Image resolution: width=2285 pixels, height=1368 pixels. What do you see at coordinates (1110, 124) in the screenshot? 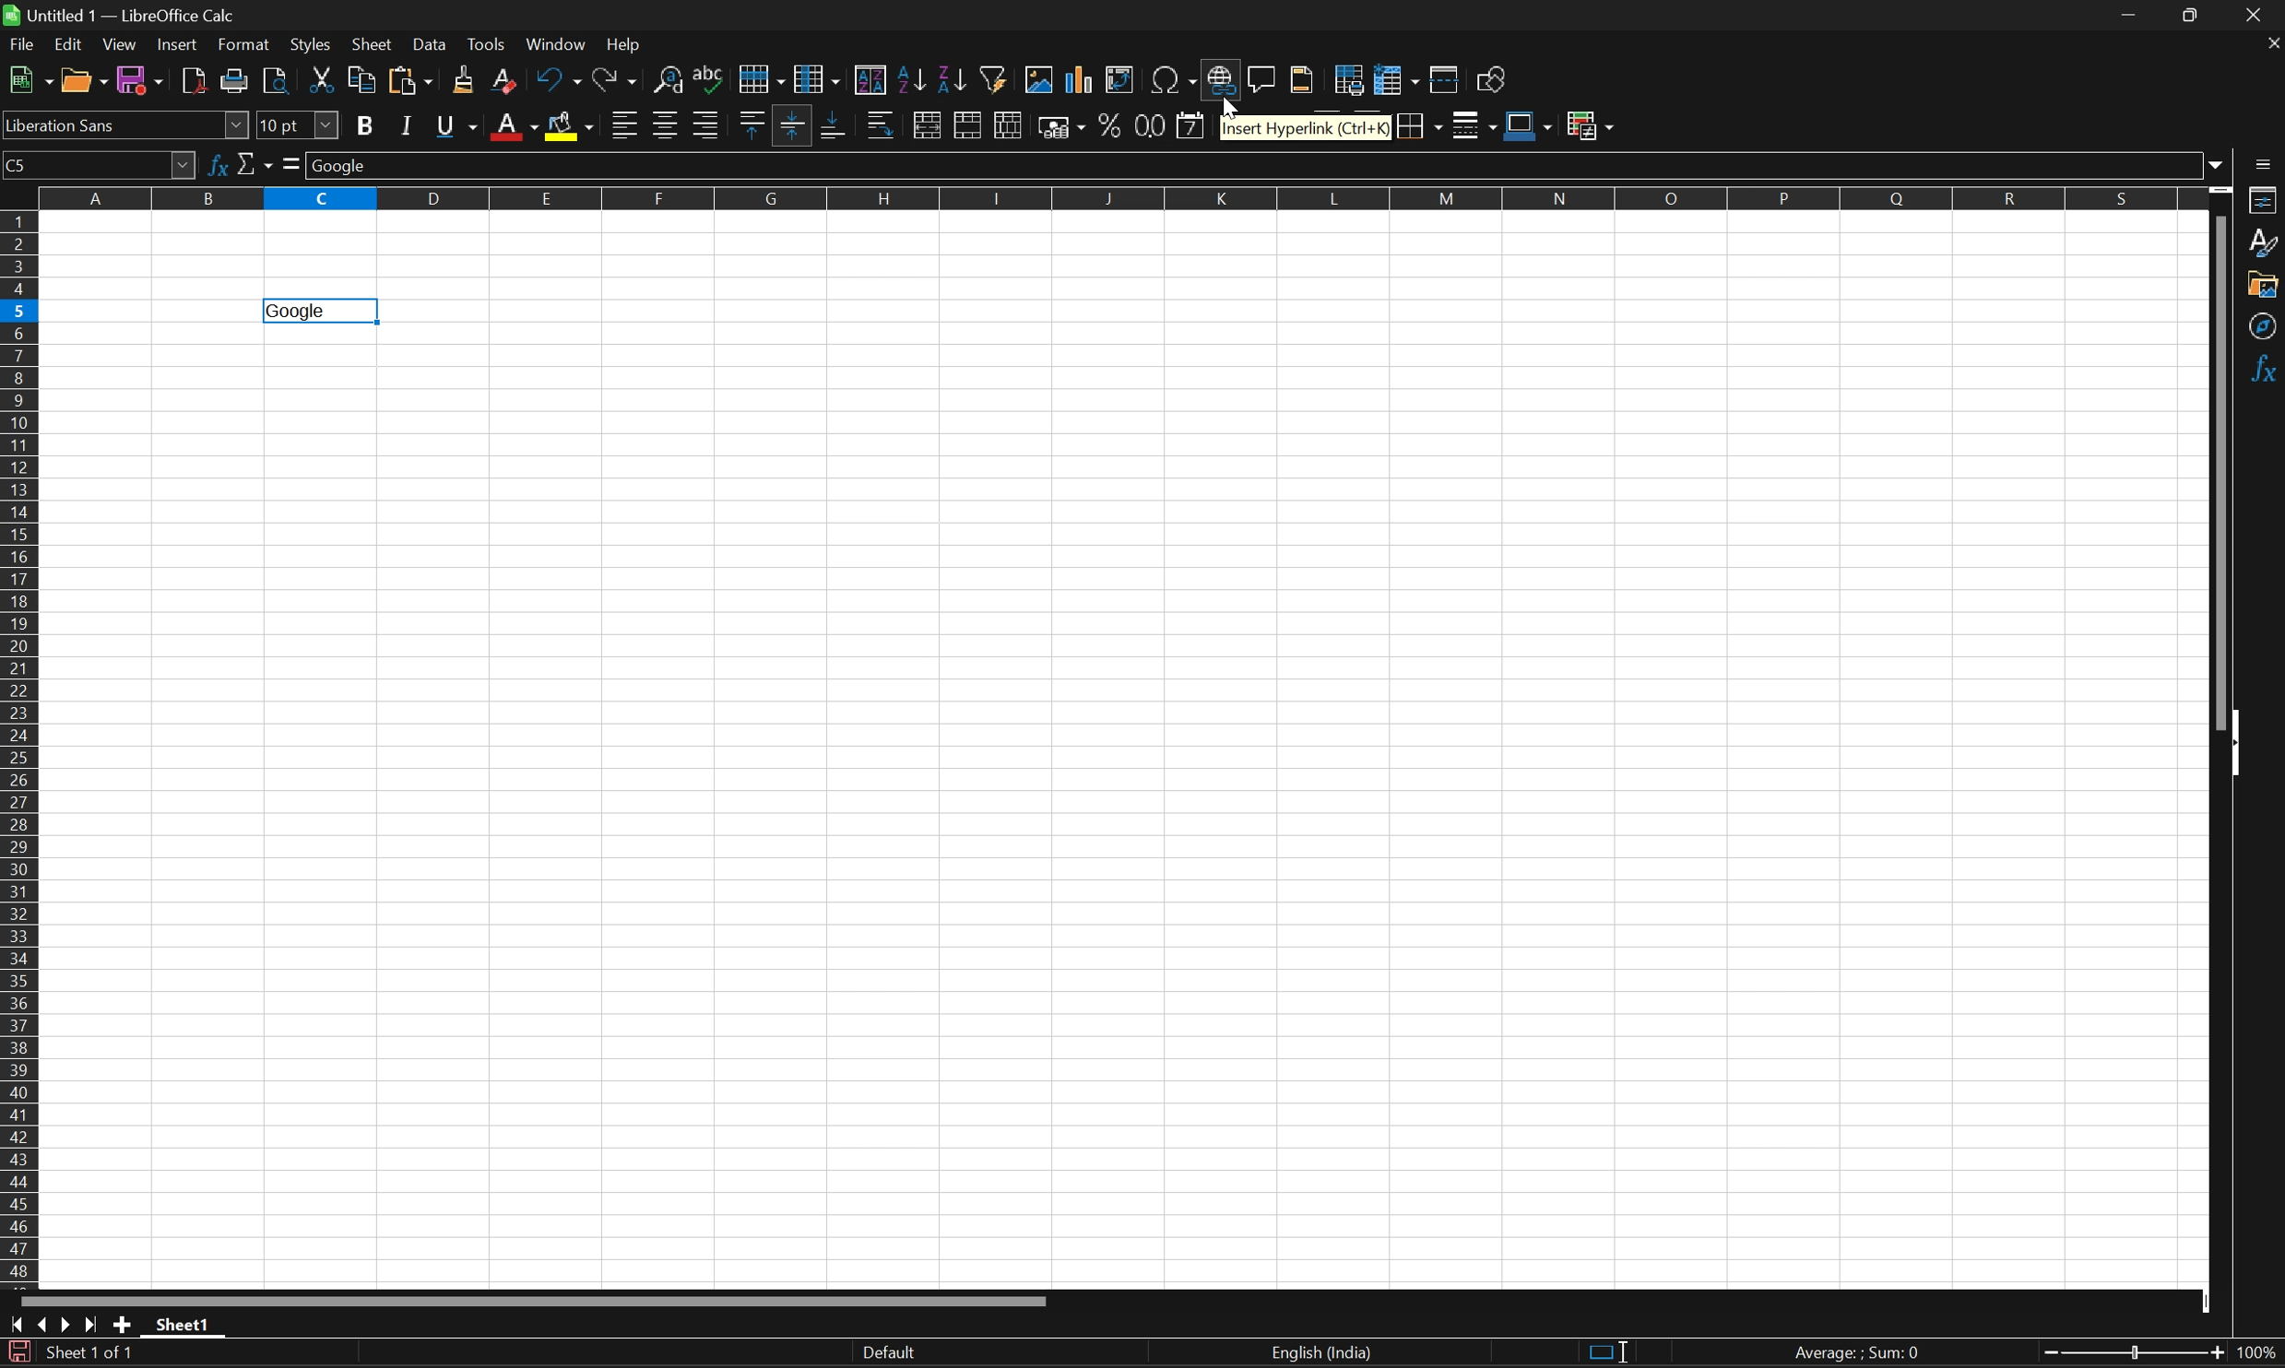
I see `Format as percent` at bounding box center [1110, 124].